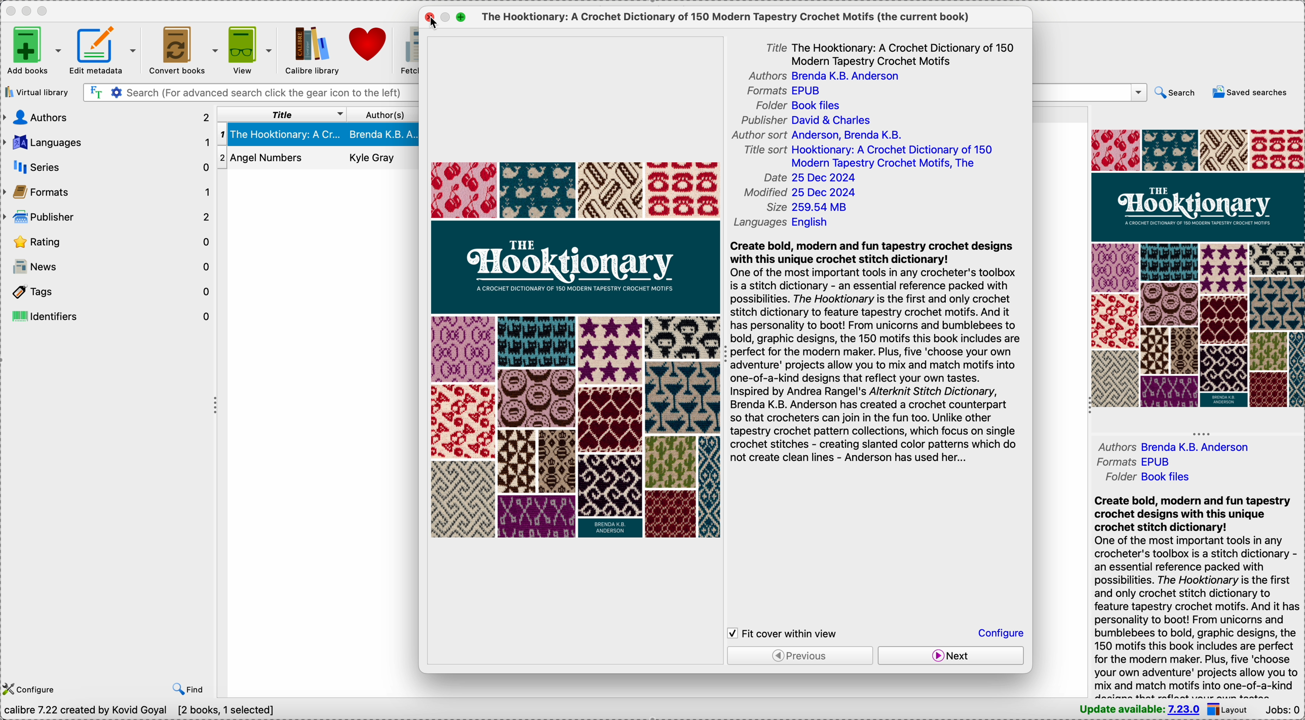  Describe the element at coordinates (1197, 595) in the screenshot. I see `synopsis` at that location.